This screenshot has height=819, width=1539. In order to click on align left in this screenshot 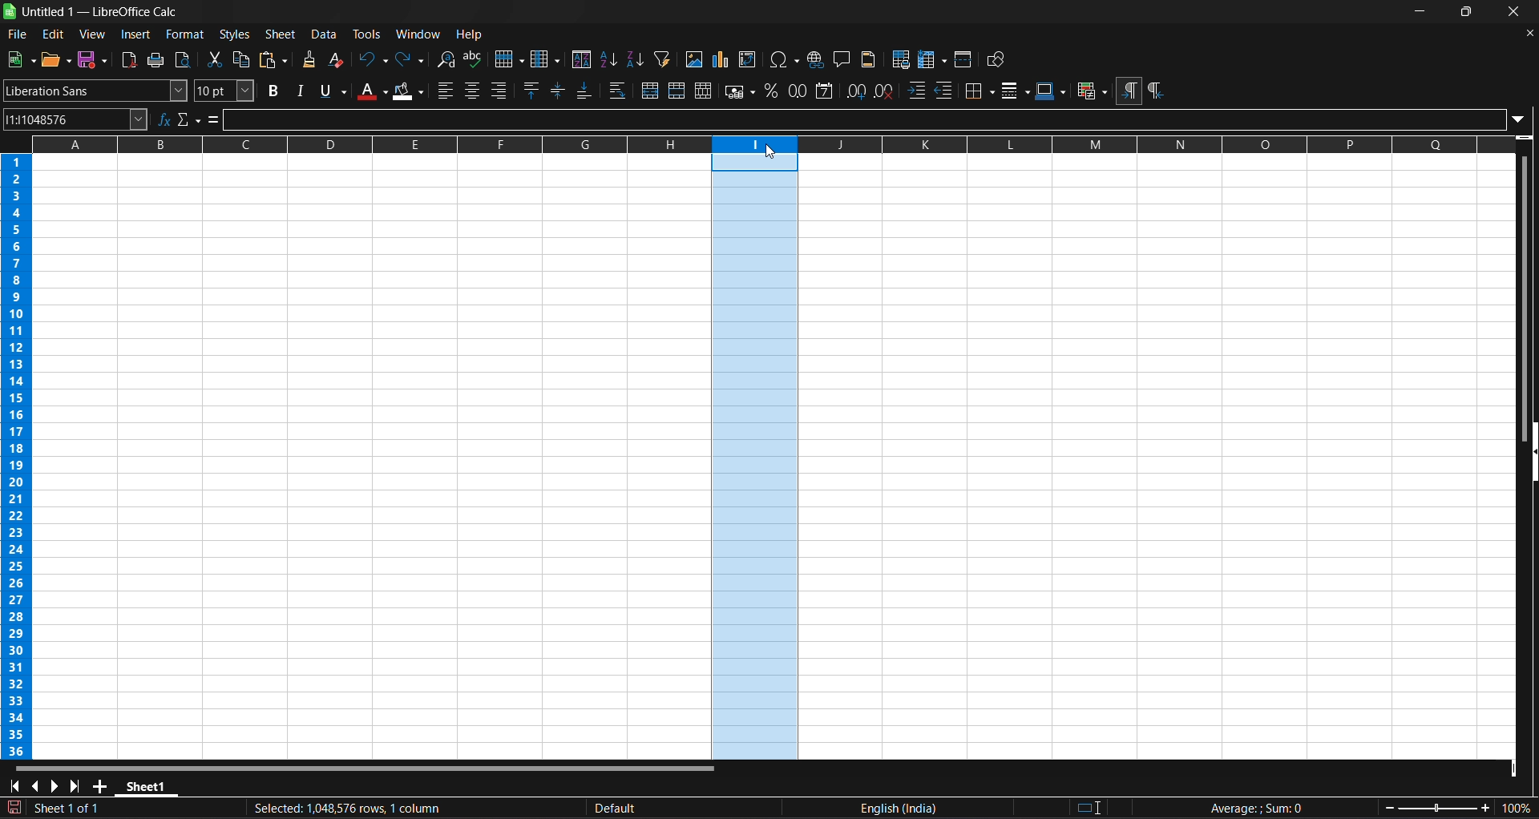, I will do `click(443, 91)`.